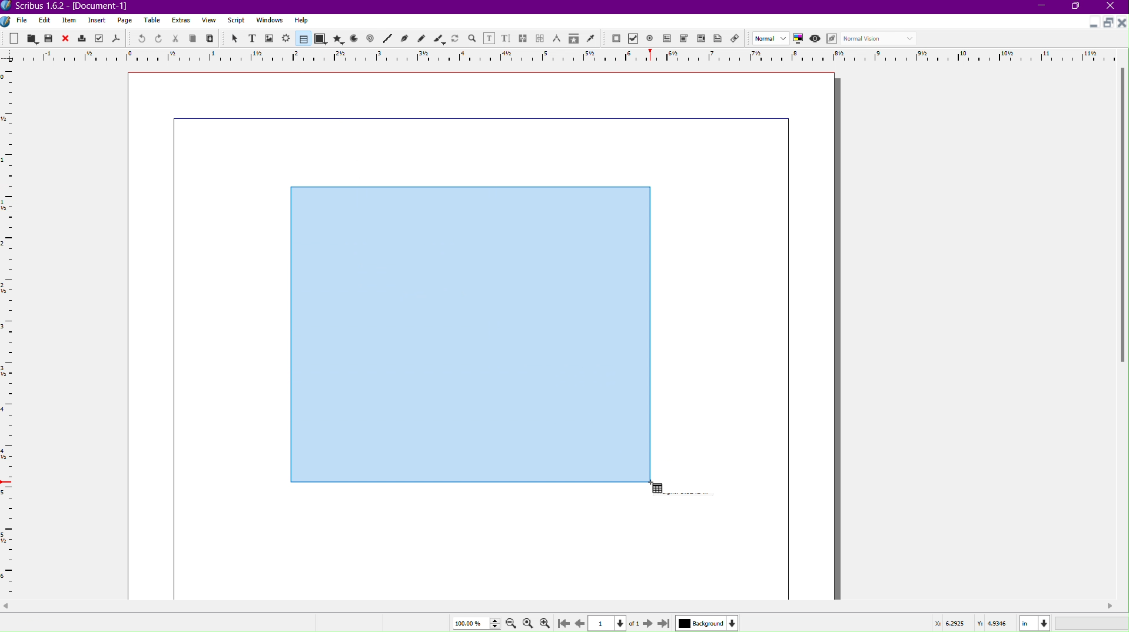 This screenshot has height=632, width=1129. I want to click on Table, so click(154, 21).